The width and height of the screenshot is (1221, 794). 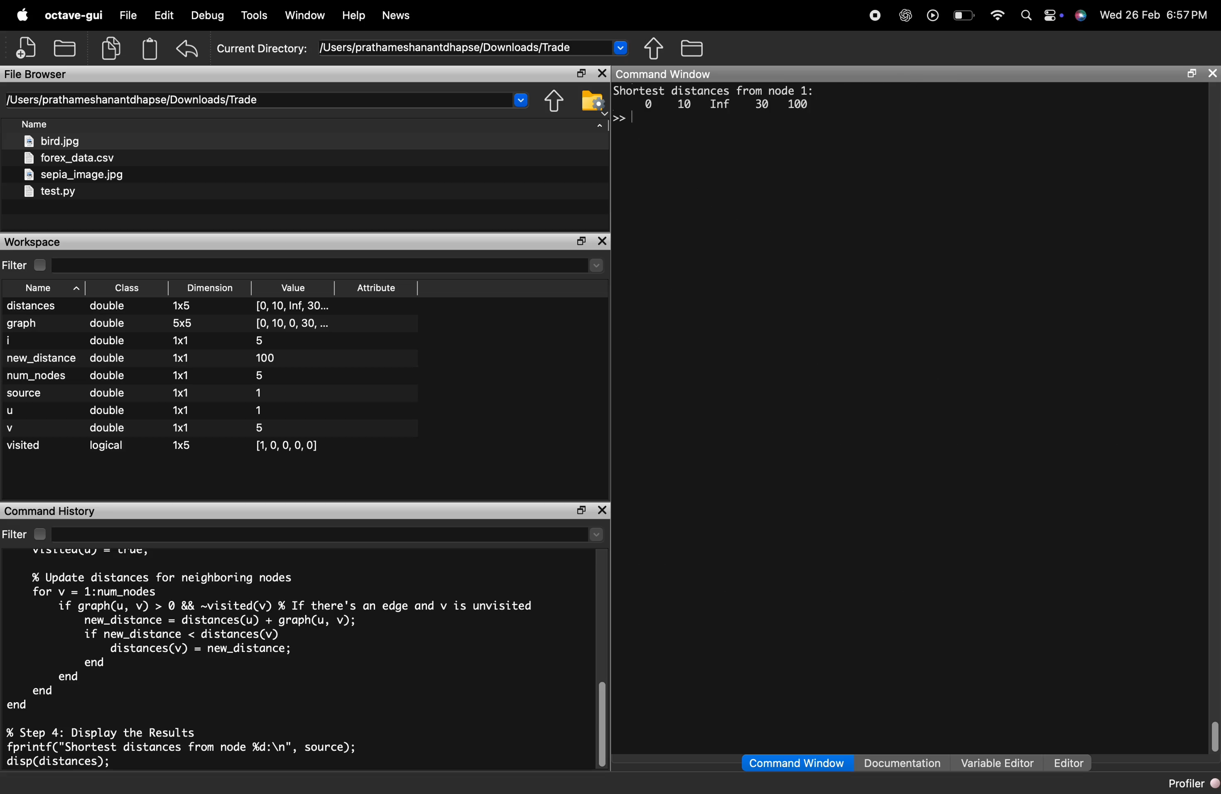 What do you see at coordinates (603, 242) in the screenshot?
I see `close` at bounding box center [603, 242].